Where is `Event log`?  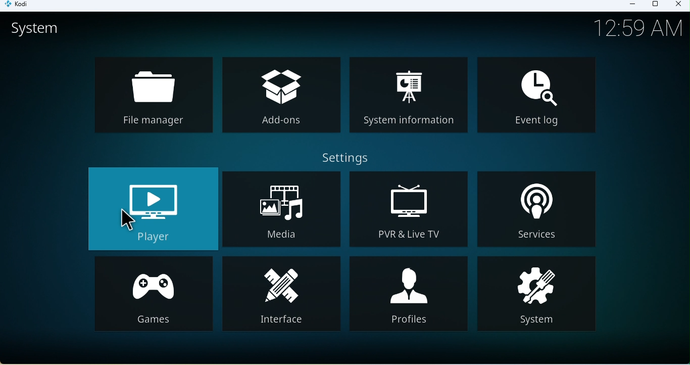
Event log is located at coordinates (538, 95).